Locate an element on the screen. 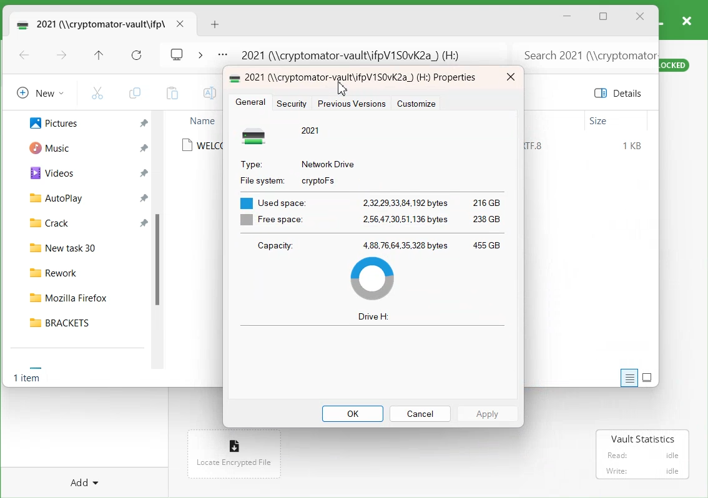 This screenshot has height=498, width=708. full view is located at coordinates (647, 377).